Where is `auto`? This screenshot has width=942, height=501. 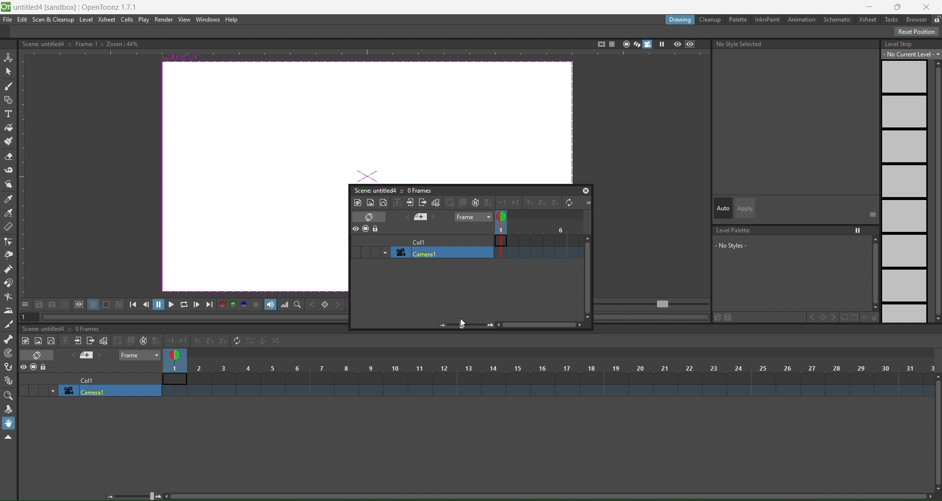
auto is located at coordinates (723, 209).